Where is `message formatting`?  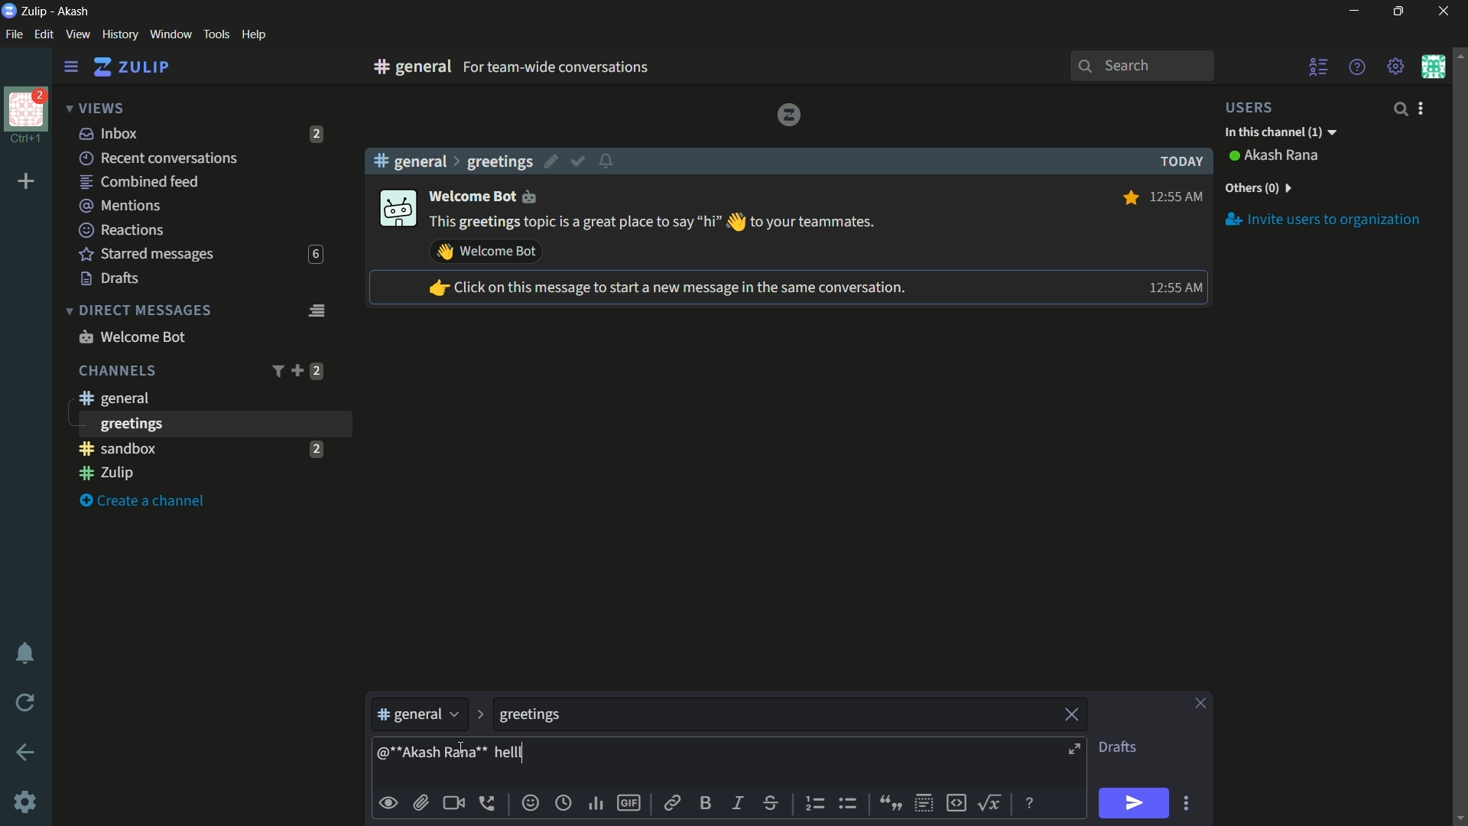
message formatting is located at coordinates (1031, 802).